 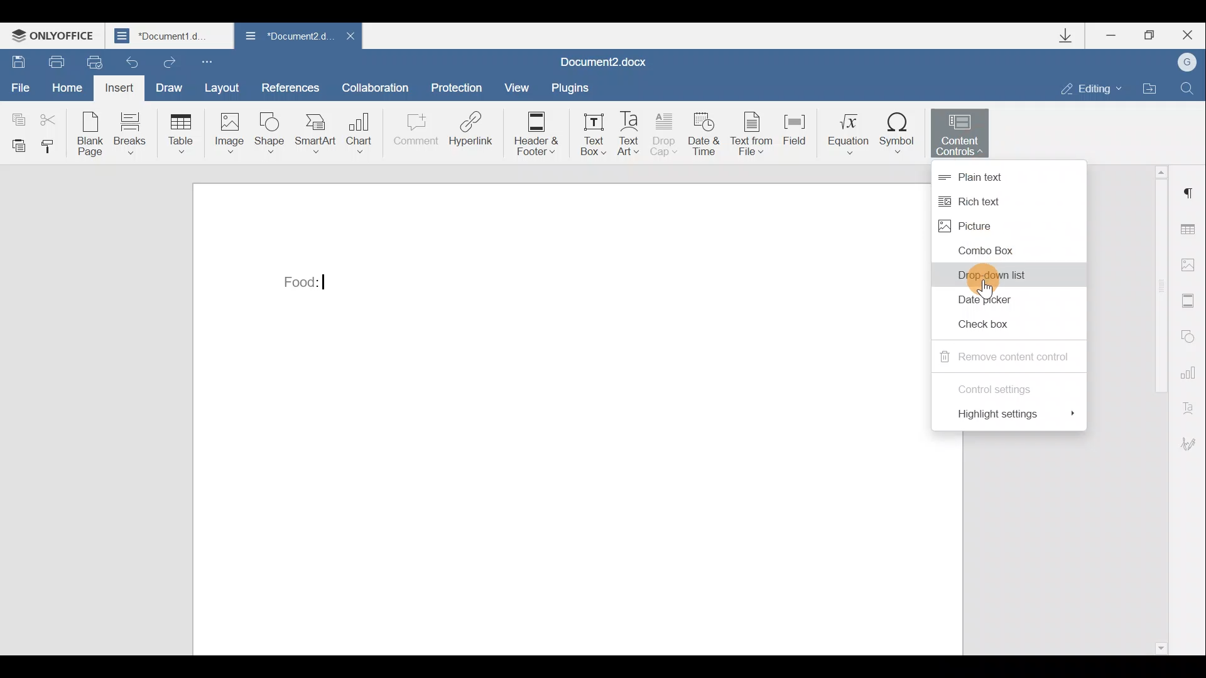 I want to click on Equation, so click(x=847, y=131).